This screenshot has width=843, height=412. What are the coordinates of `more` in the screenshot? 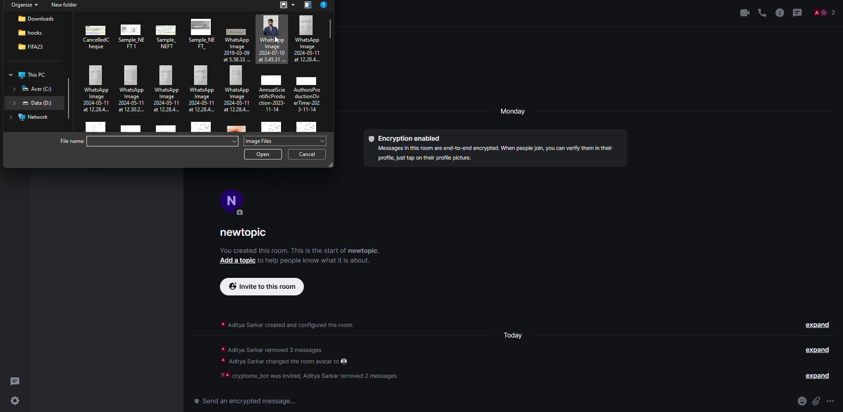 It's located at (831, 401).